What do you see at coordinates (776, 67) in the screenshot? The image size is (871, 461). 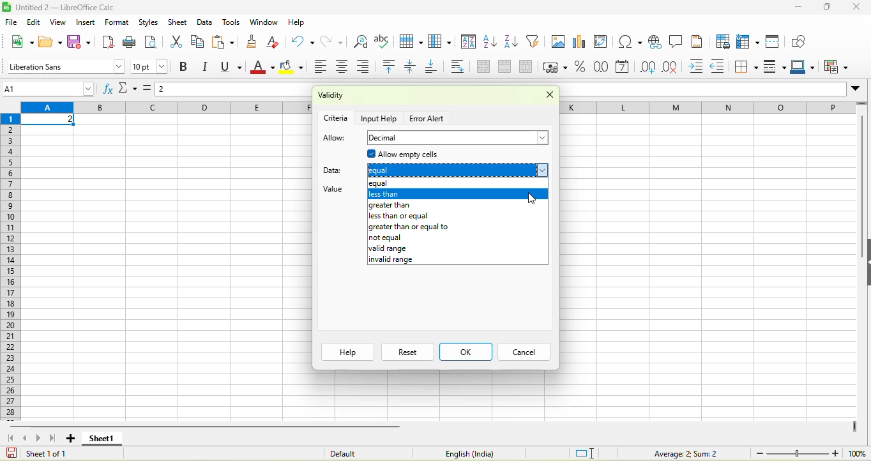 I see `border style` at bounding box center [776, 67].